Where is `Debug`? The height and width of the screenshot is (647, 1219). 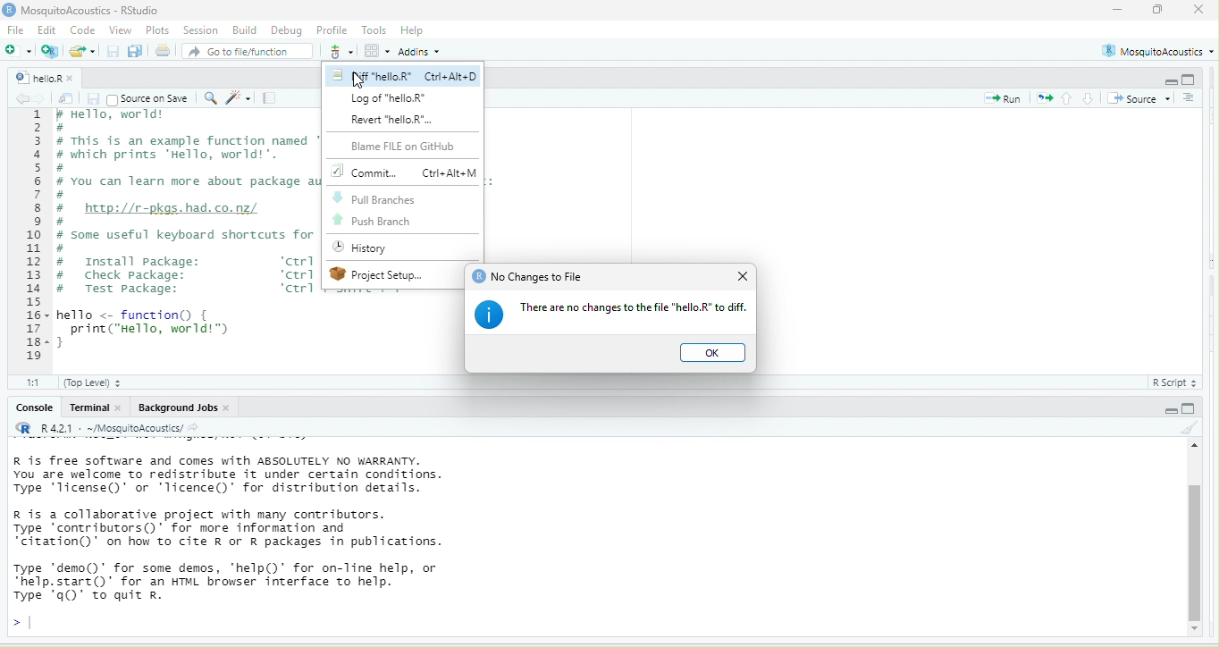
Debug is located at coordinates (284, 30).